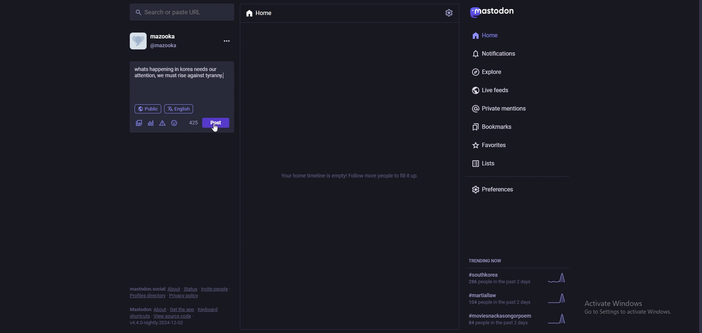 The height and width of the screenshot is (333, 702). Describe the element at coordinates (215, 289) in the screenshot. I see `invite people` at that location.